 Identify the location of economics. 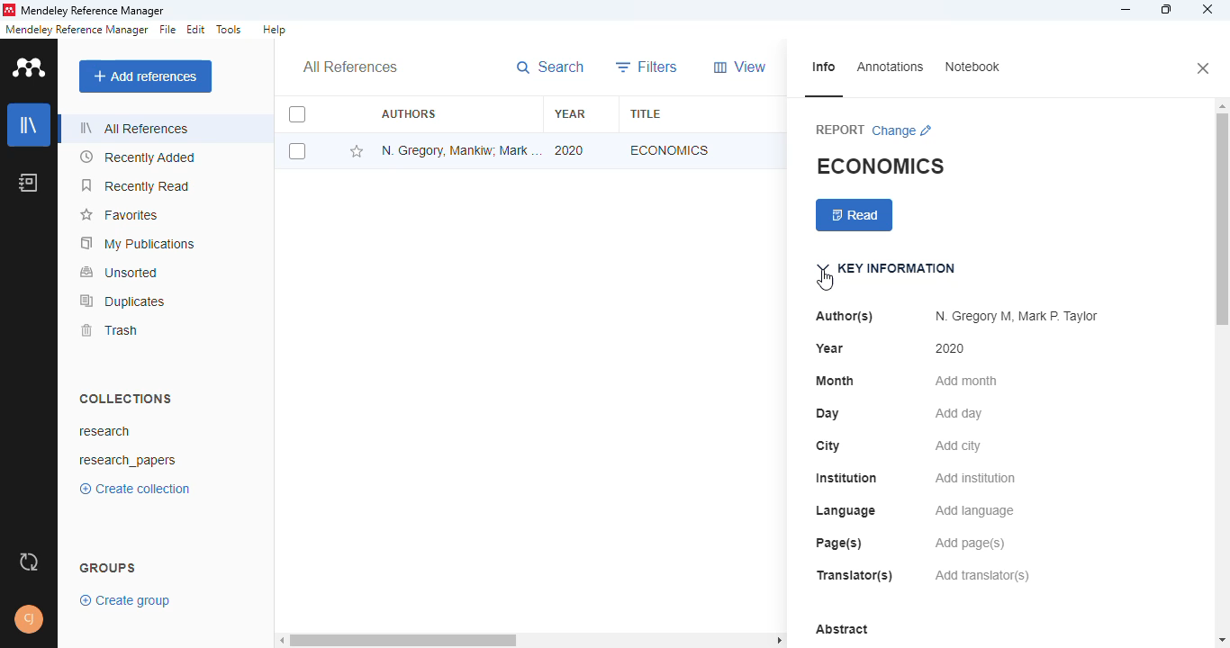
(882, 165).